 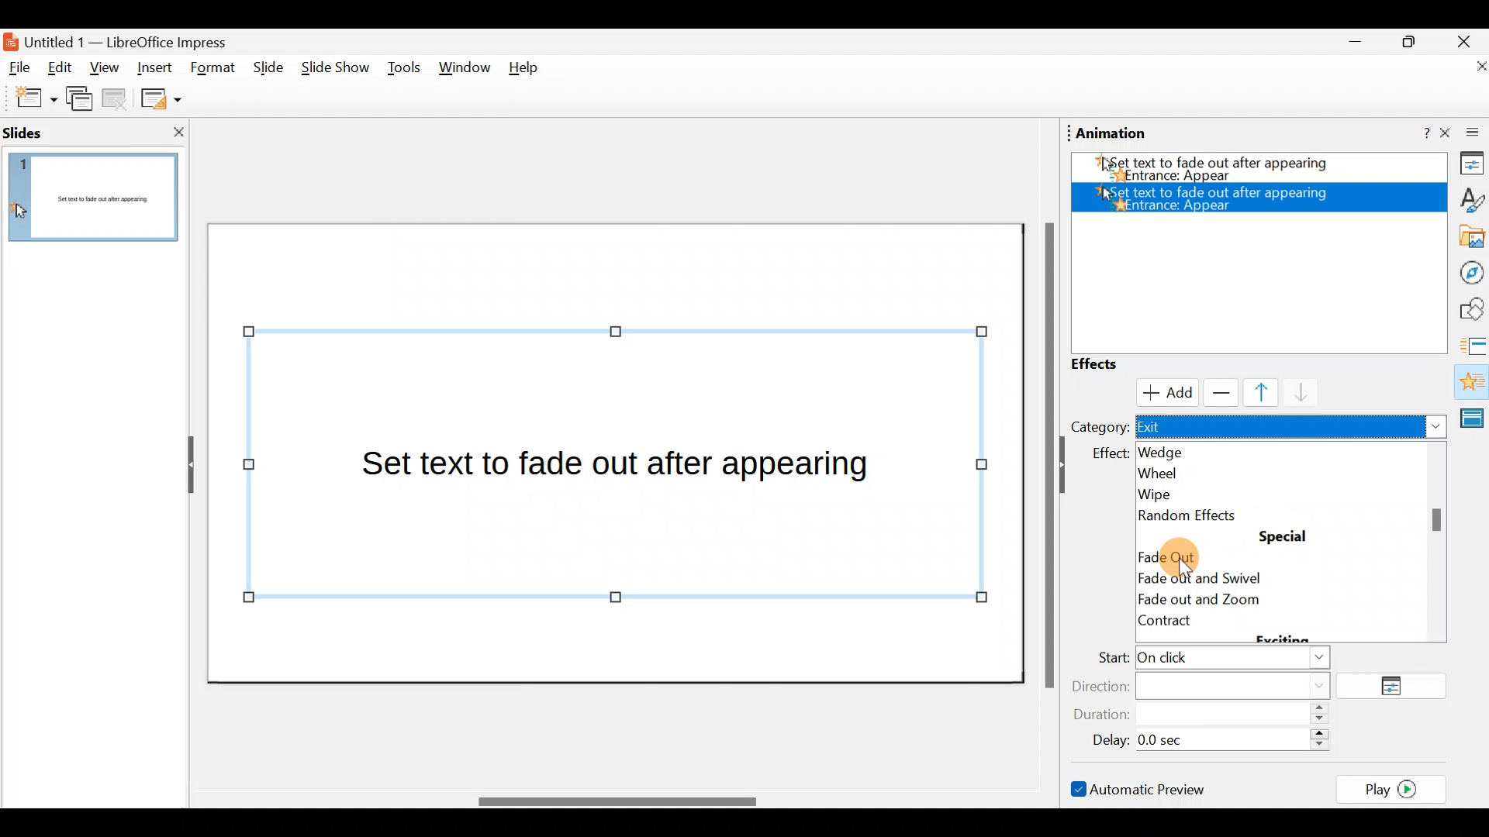 I want to click on Exit, so click(x=1292, y=428).